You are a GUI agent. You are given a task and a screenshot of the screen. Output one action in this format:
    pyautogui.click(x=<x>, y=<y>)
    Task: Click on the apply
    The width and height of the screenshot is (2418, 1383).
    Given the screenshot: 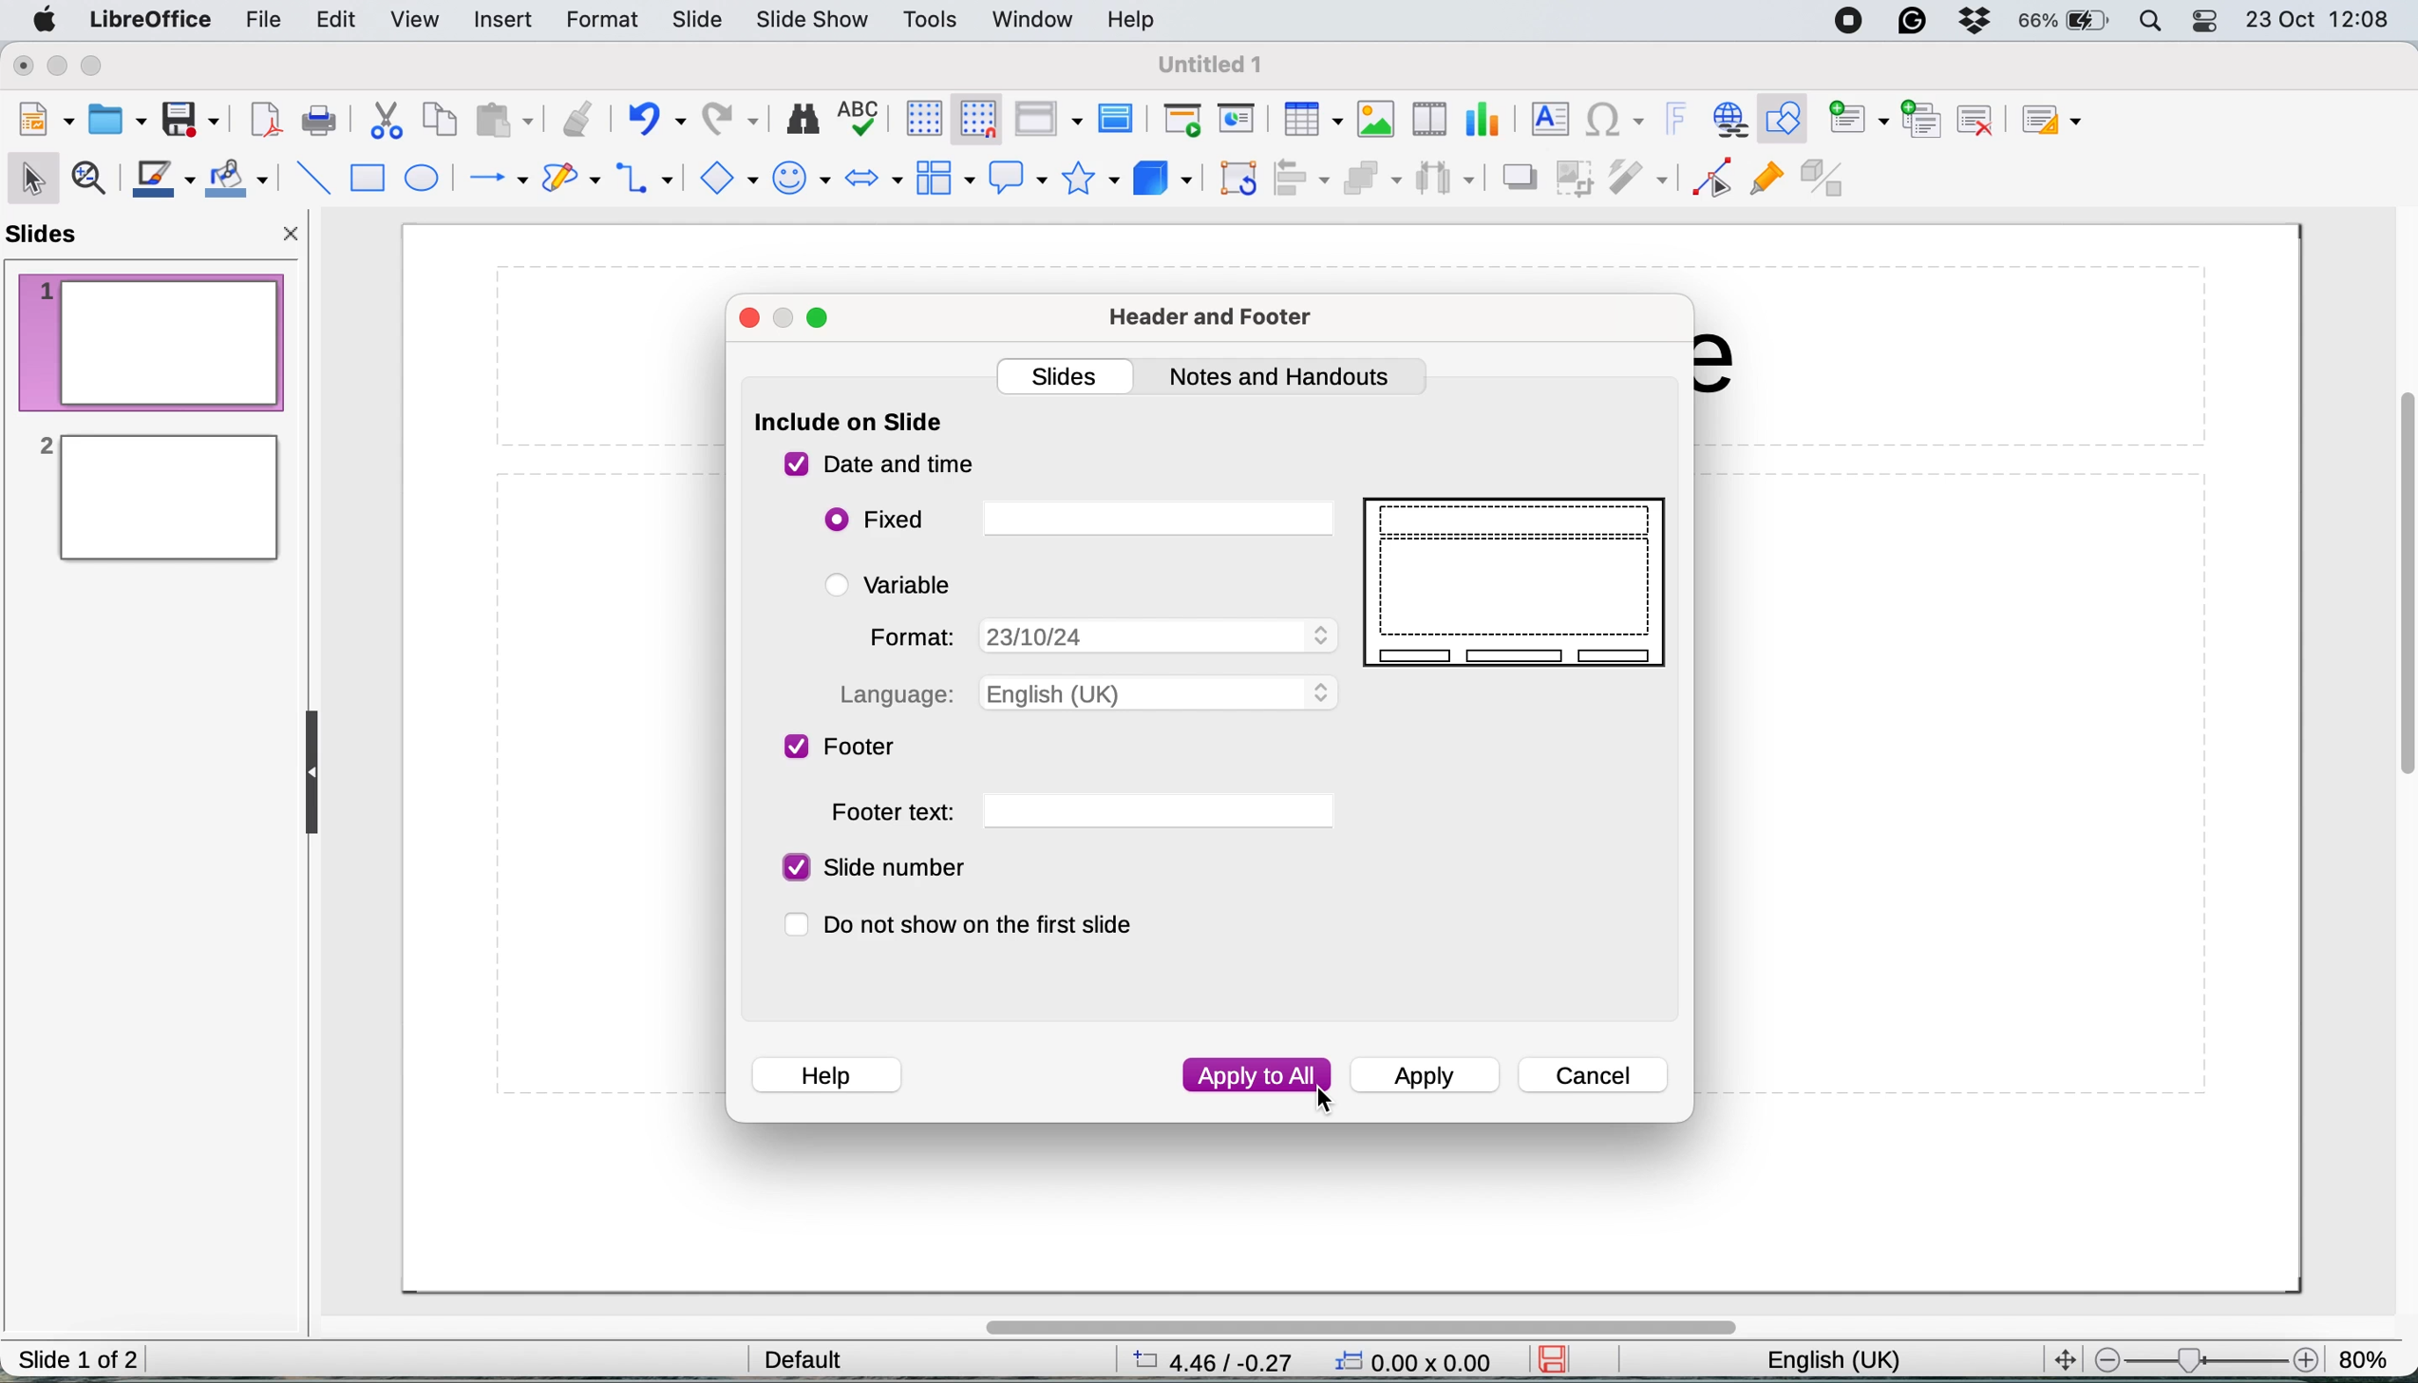 What is the action you would take?
    pyautogui.click(x=1430, y=1078)
    